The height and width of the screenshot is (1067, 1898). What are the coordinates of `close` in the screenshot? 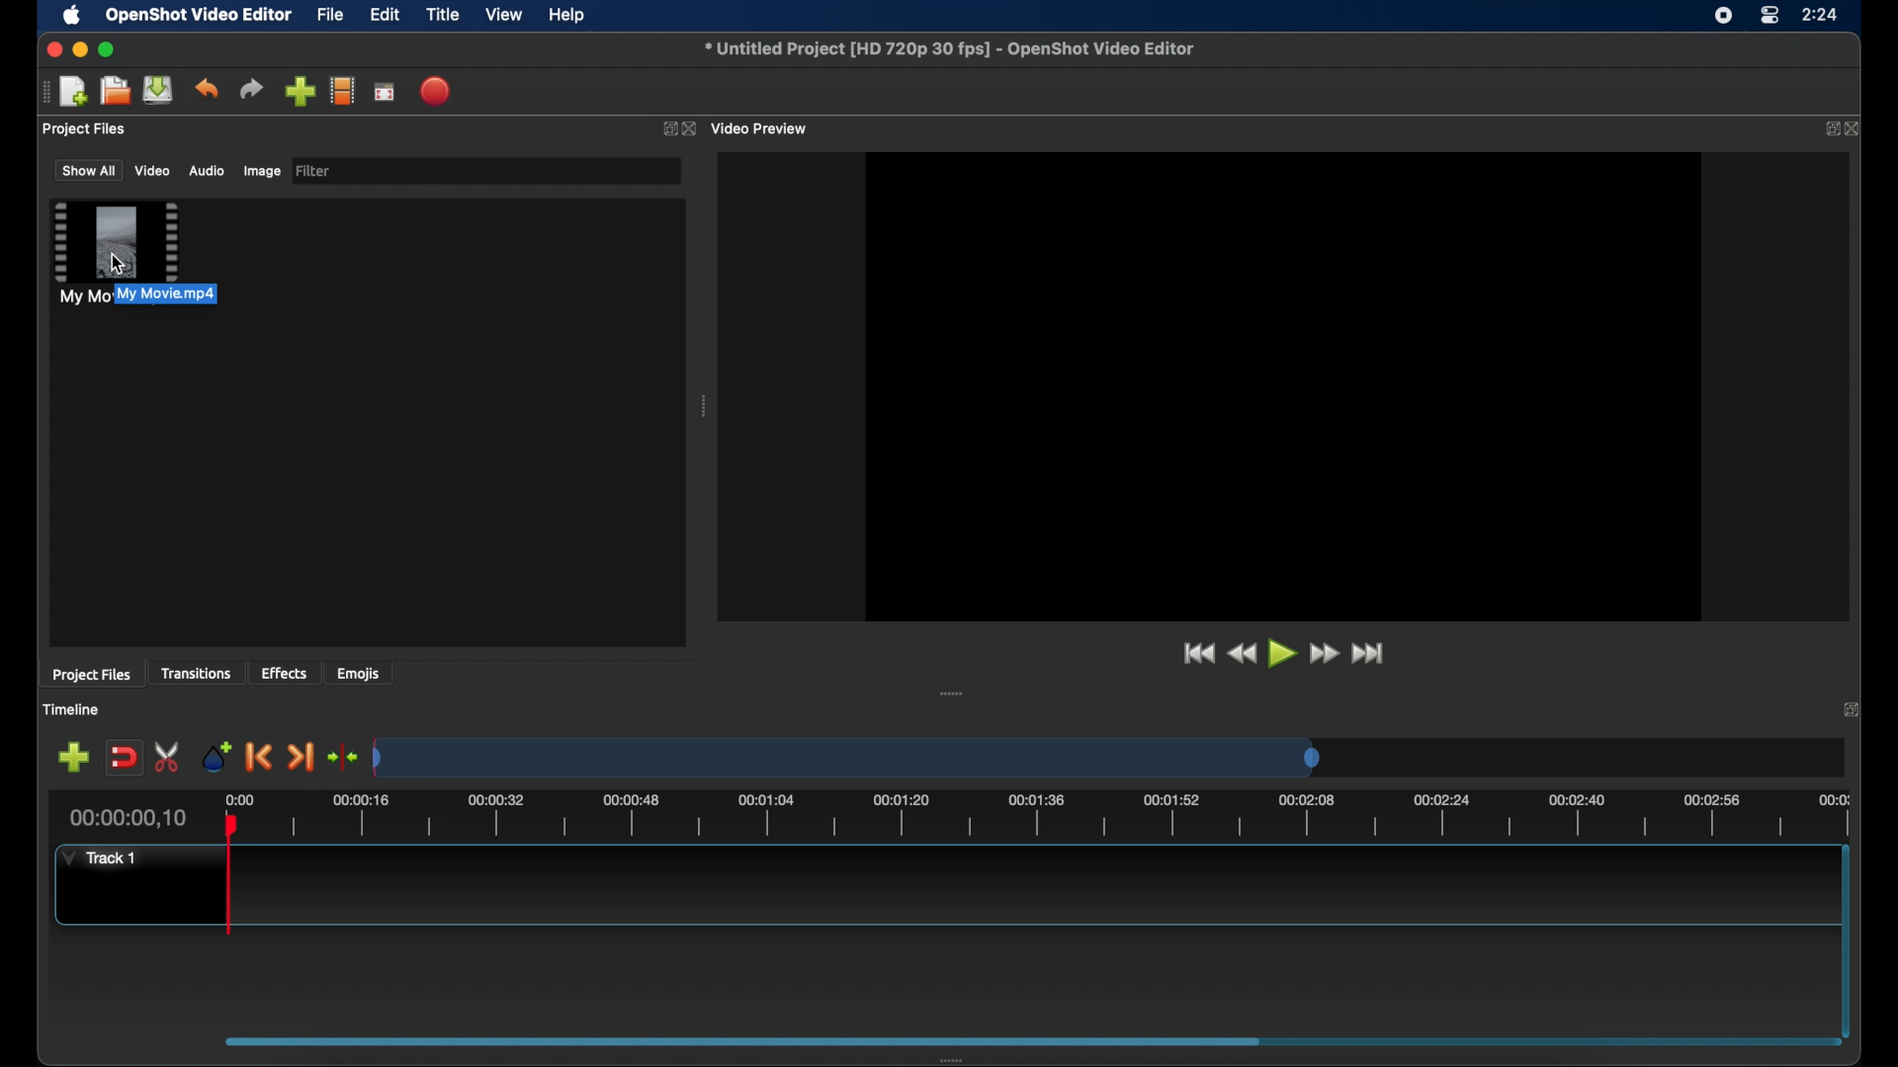 It's located at (689, 128).